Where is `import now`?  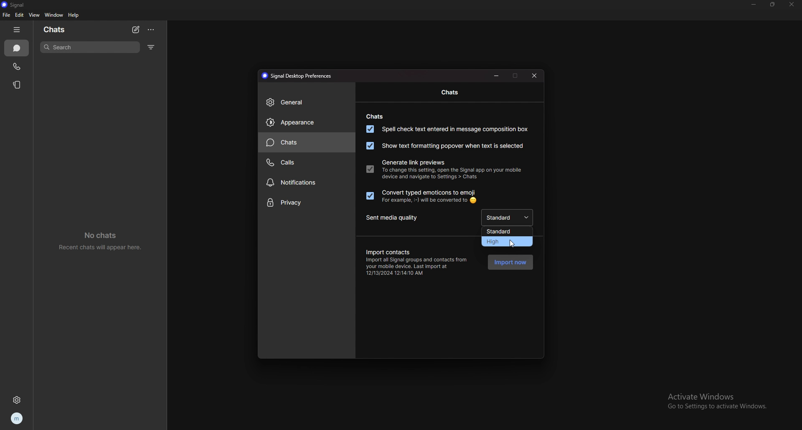 import now is located at coordinates (510, 262).